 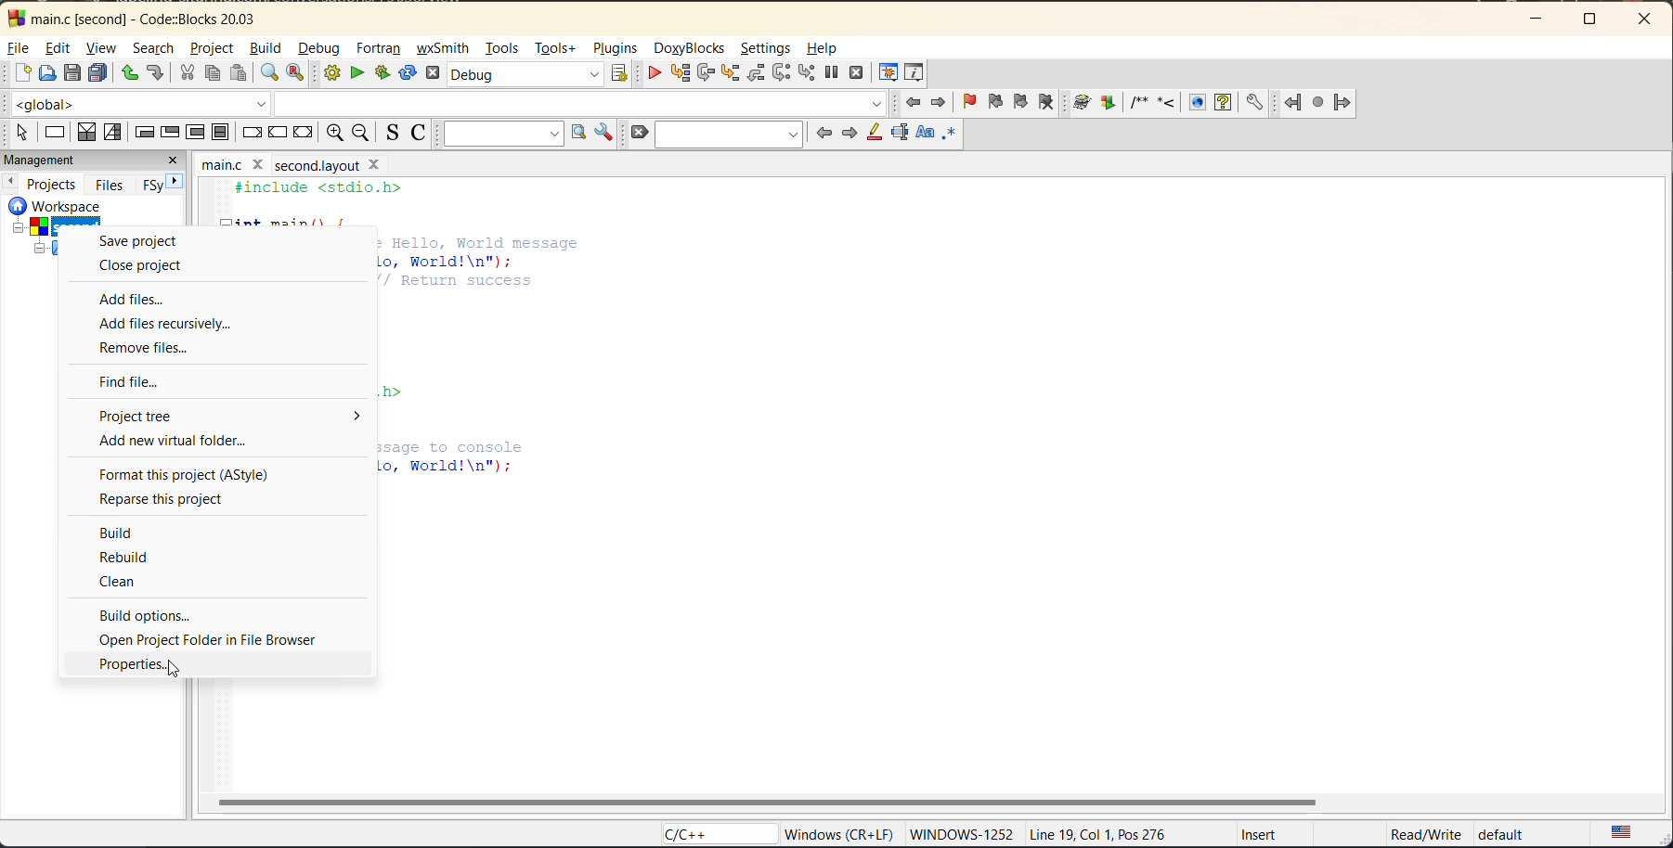 I want to click on abort, so click(x=642, y=131).